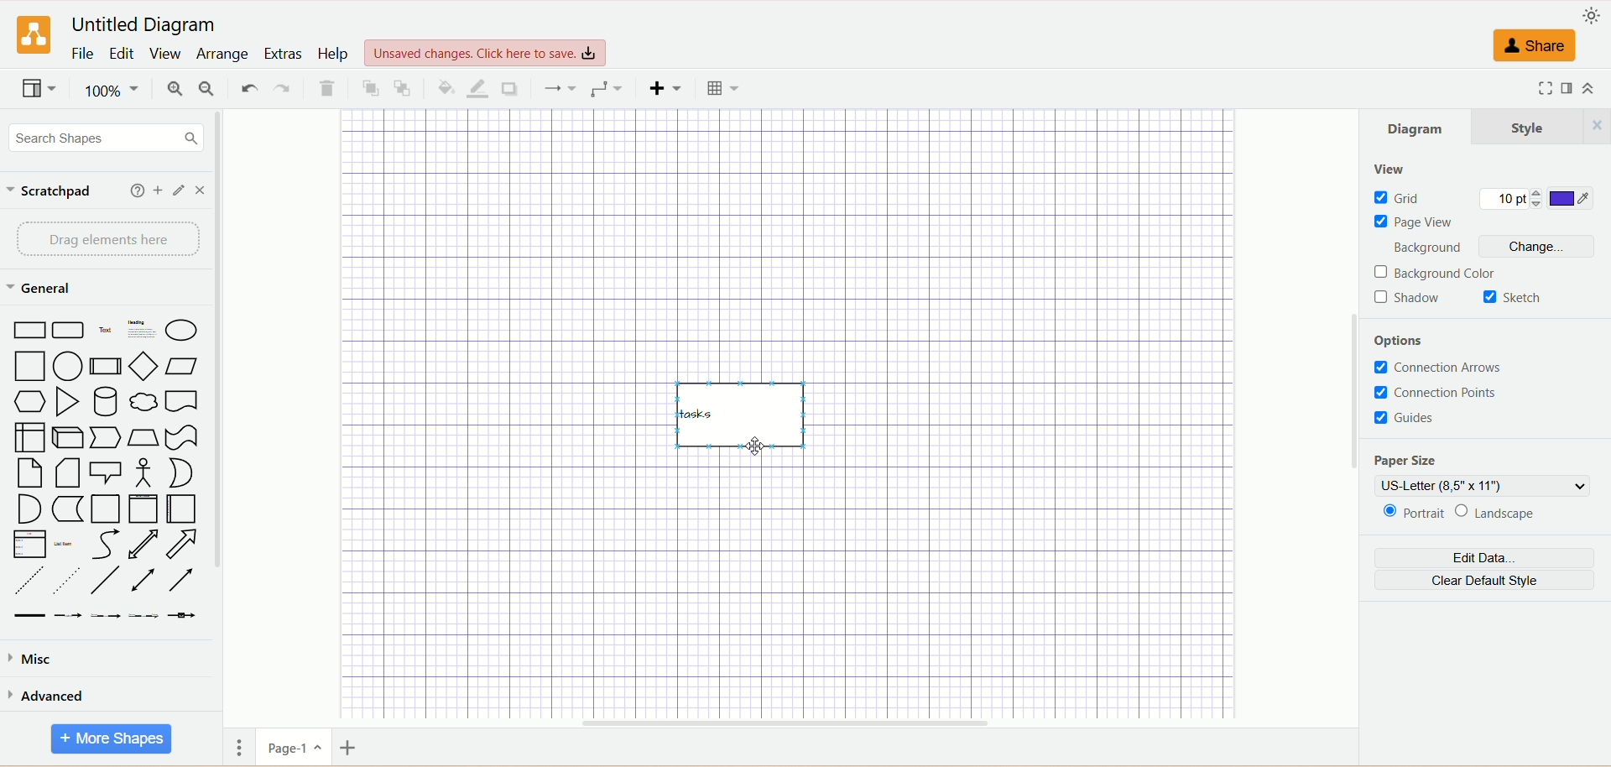 This screenshot has width=1611, height=767. I want to click on Thought Bubble, so click(145, 404).